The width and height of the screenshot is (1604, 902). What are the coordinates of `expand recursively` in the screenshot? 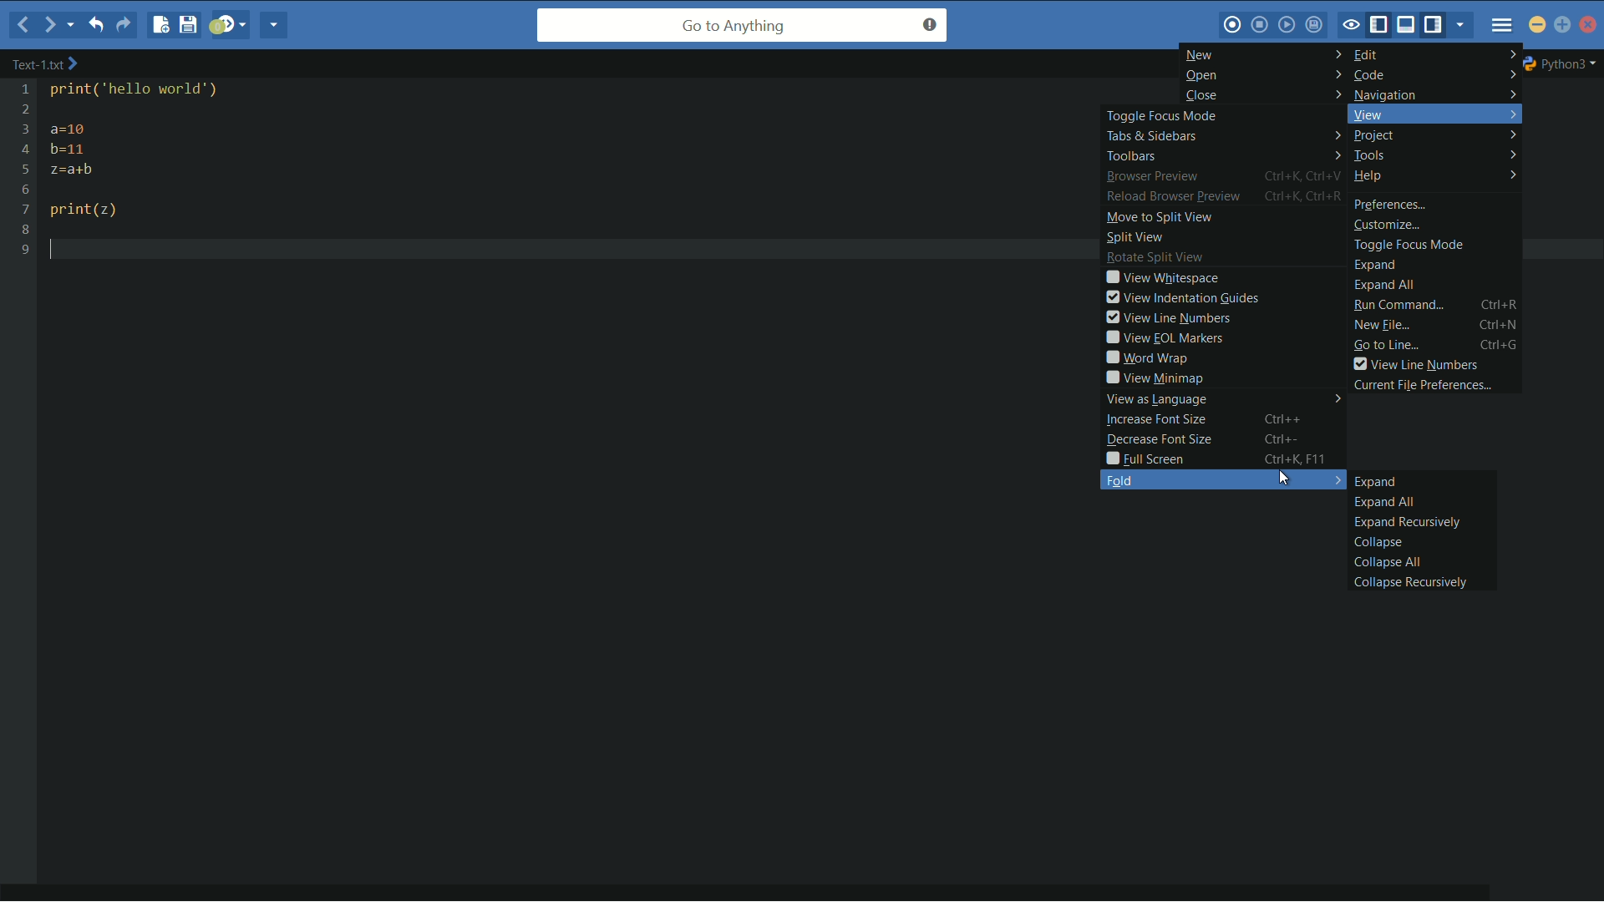 It's located at (1405, 523).